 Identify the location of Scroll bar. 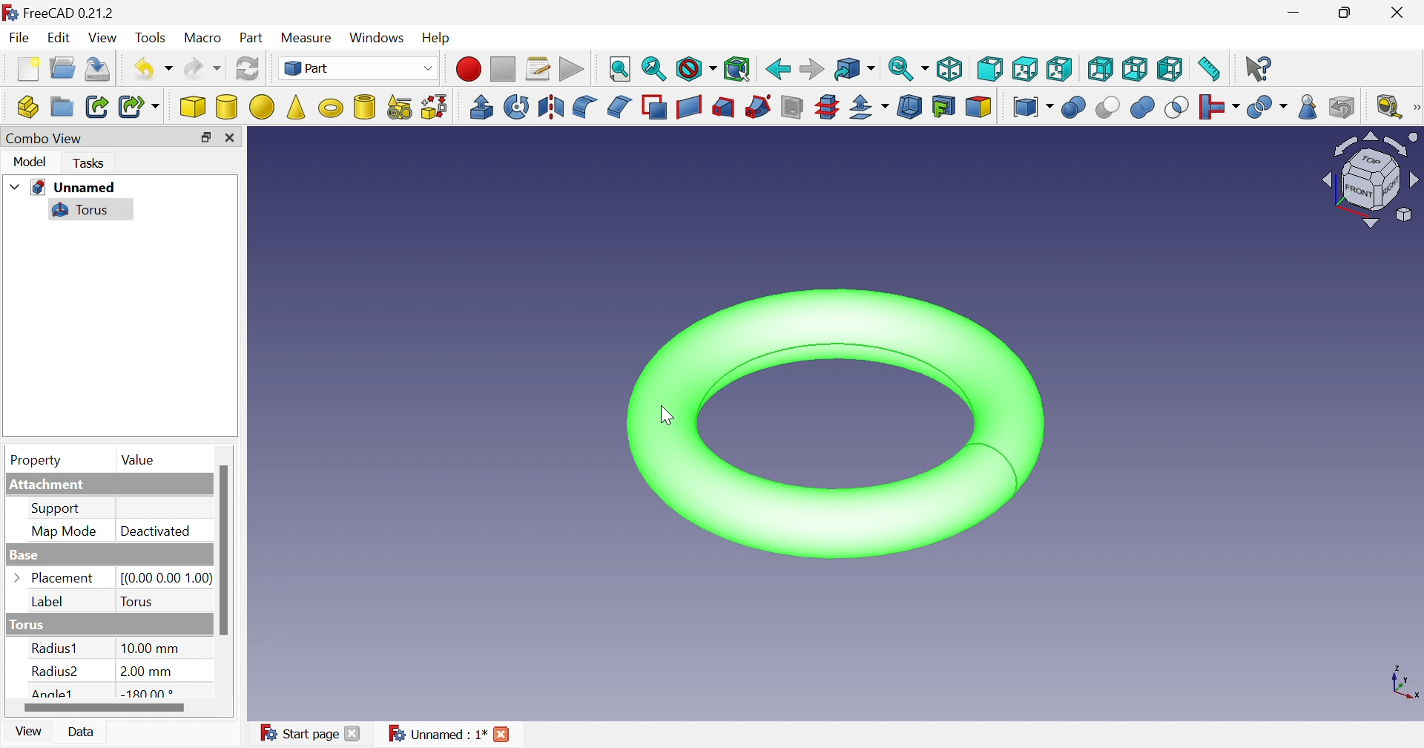
(223, 549).